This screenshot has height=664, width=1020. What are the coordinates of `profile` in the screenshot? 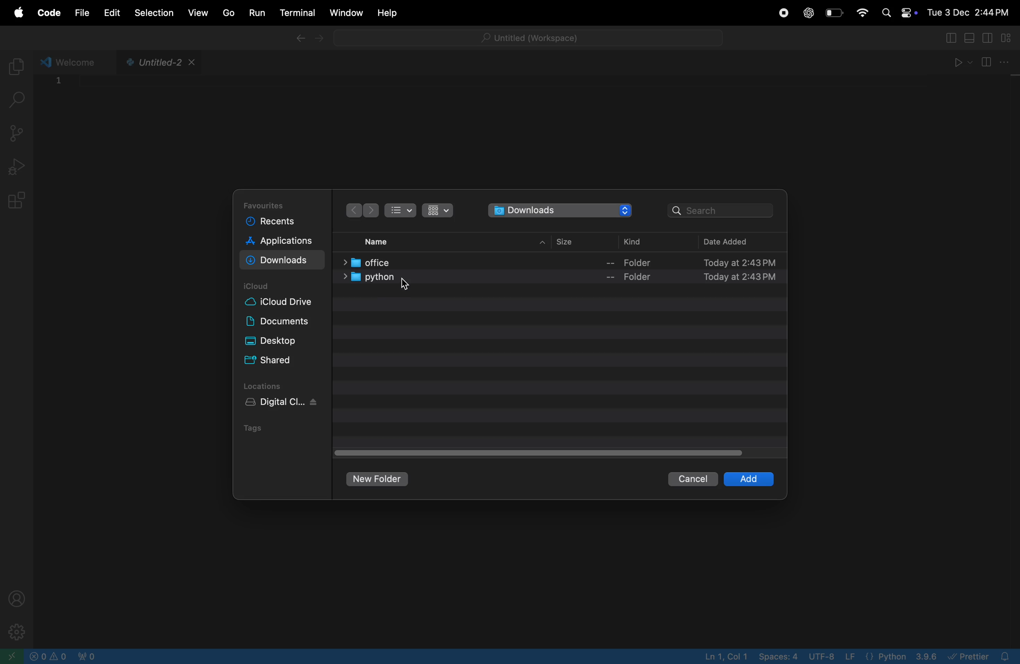 It's located at (17, 597).